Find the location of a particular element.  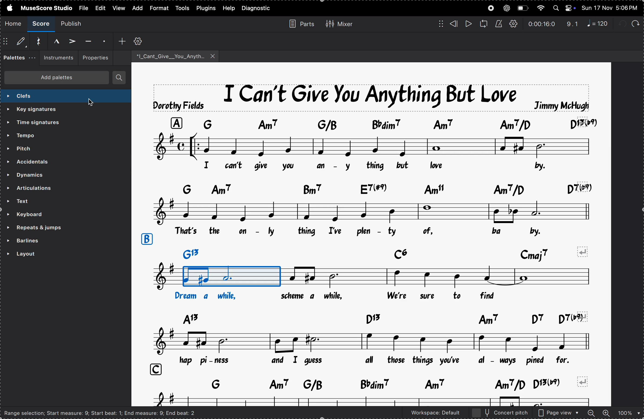

pitch is located at coordinates (36, 148).